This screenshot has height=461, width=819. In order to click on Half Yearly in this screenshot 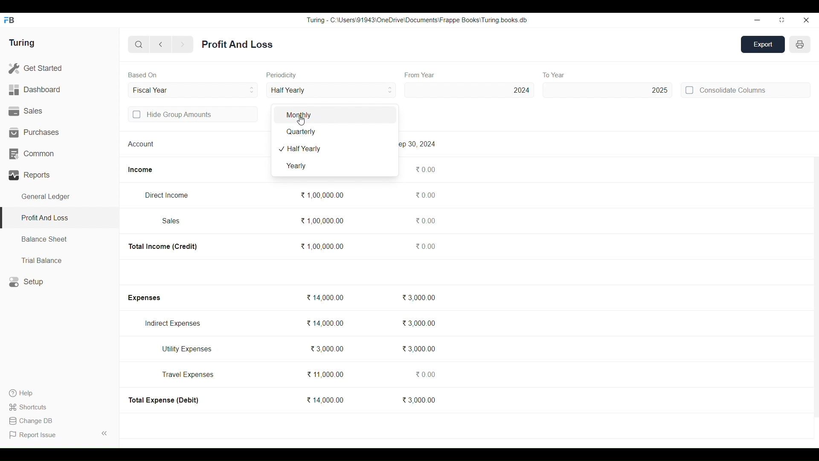, I will do `click(335, 149)`.